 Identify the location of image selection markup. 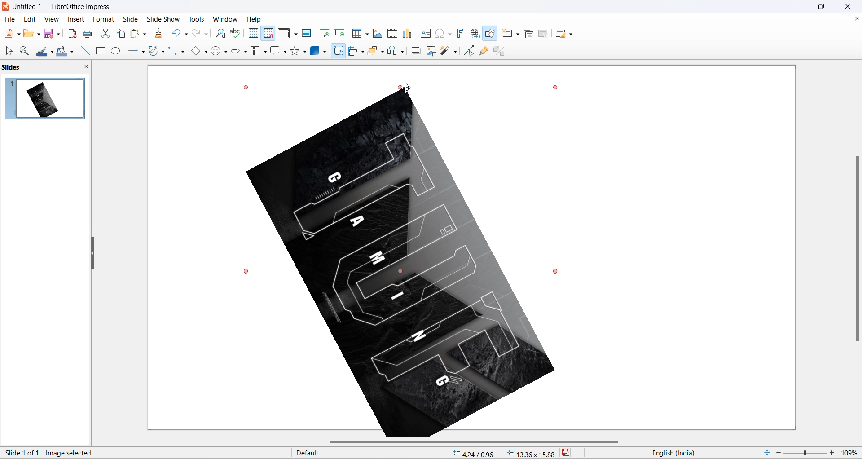
(558, 87).